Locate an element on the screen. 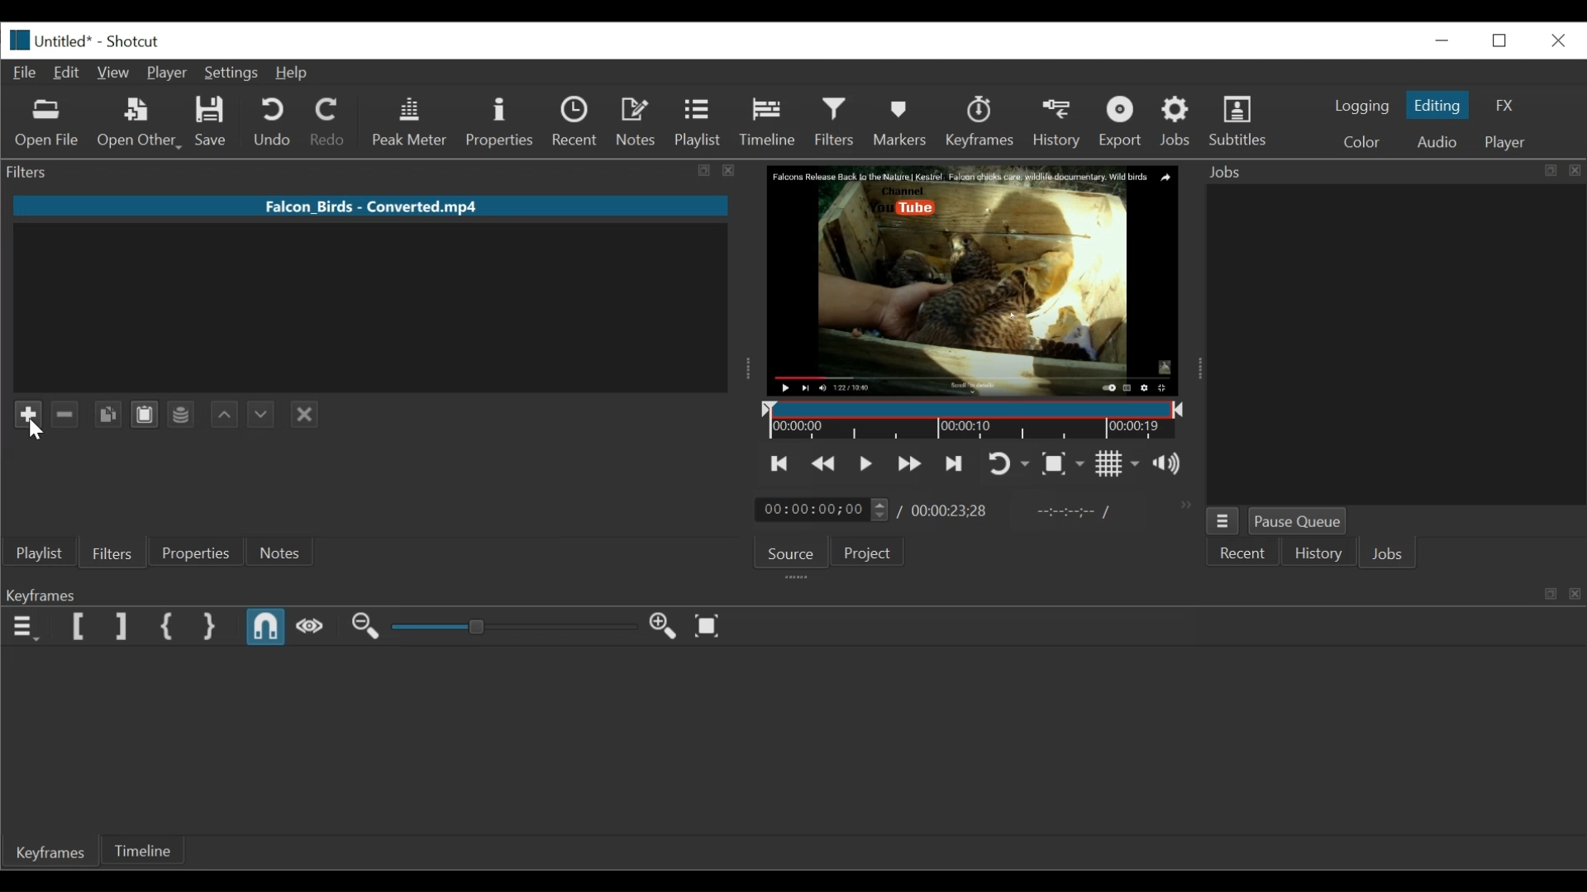  Toggle zoom is located at coordinates (1065, 464).